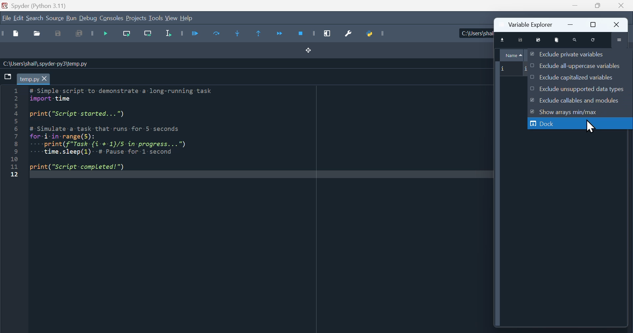 Image resolution: width=633 pixels, height=333 pixels. Describe the element at coordinates (529, 24) in the screenshot. I see `Variable Explorer` at that location.